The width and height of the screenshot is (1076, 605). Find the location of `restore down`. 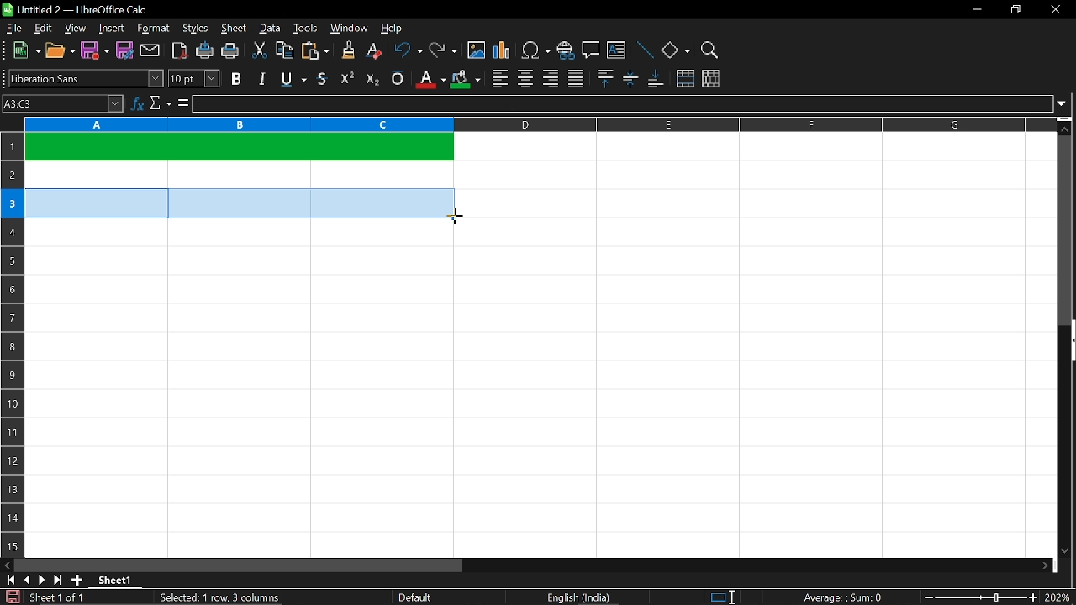

restore down is located at coordinates (1015, 8).